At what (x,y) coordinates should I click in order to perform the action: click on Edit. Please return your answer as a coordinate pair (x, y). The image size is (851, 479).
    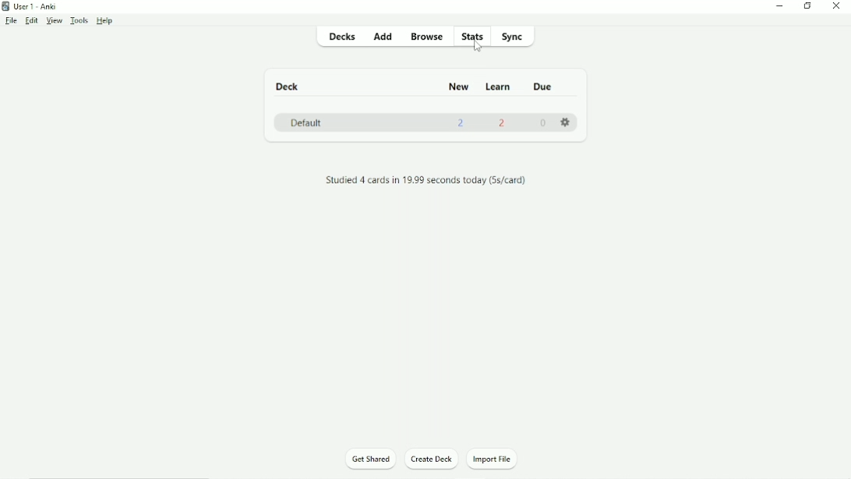
    Looking at the image, I should click on (32, 21).